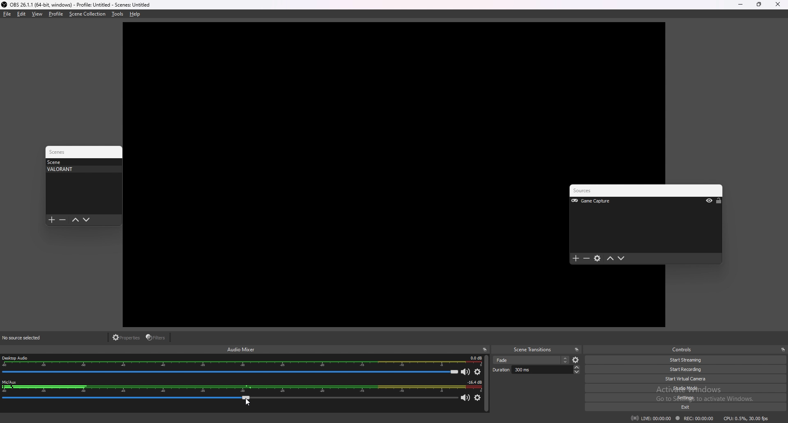  Describe the element at coordinates (689, 388) in the screenshot. I see `studio mode` at that location.